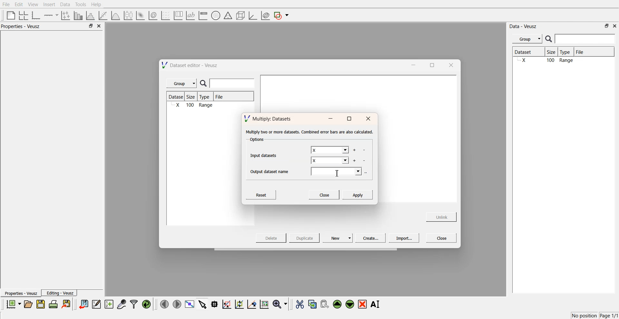  I want to click on plot a 2d data set as contour, so click(152, 16).